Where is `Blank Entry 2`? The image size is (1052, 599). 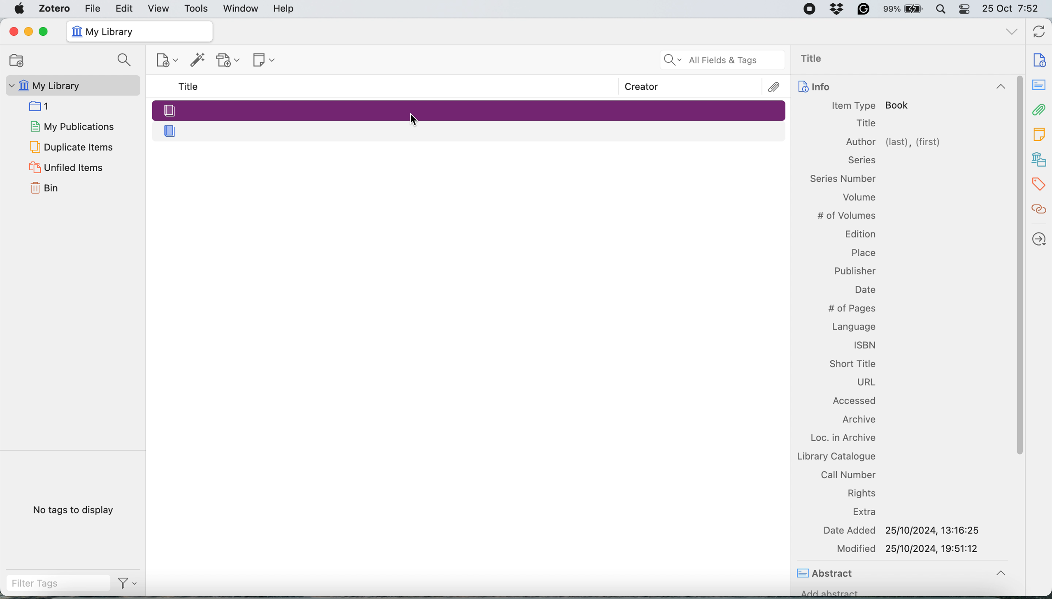 Blank Entry 2 is located at coordinates (470, 130).